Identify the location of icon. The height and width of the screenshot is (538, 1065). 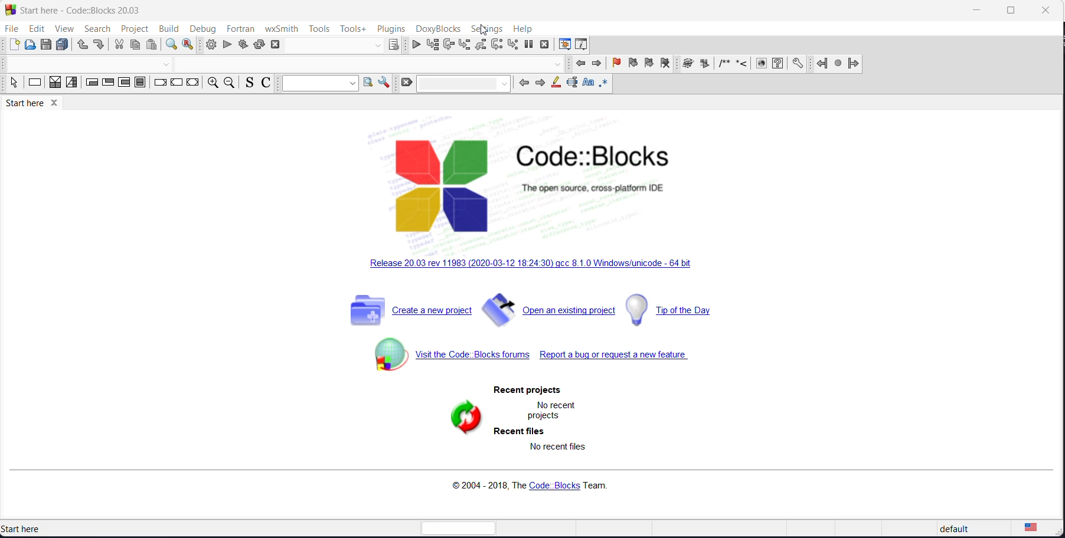
(742, 65).